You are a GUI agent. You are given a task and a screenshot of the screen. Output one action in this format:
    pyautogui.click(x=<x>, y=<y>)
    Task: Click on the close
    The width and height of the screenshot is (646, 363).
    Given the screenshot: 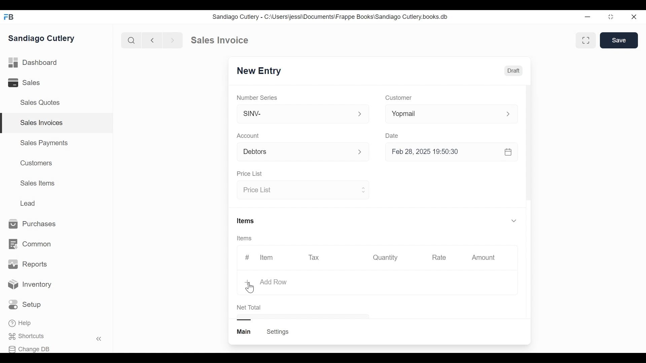 What is the action you would take?
    pyautogui.click(x=635, y=17)
    